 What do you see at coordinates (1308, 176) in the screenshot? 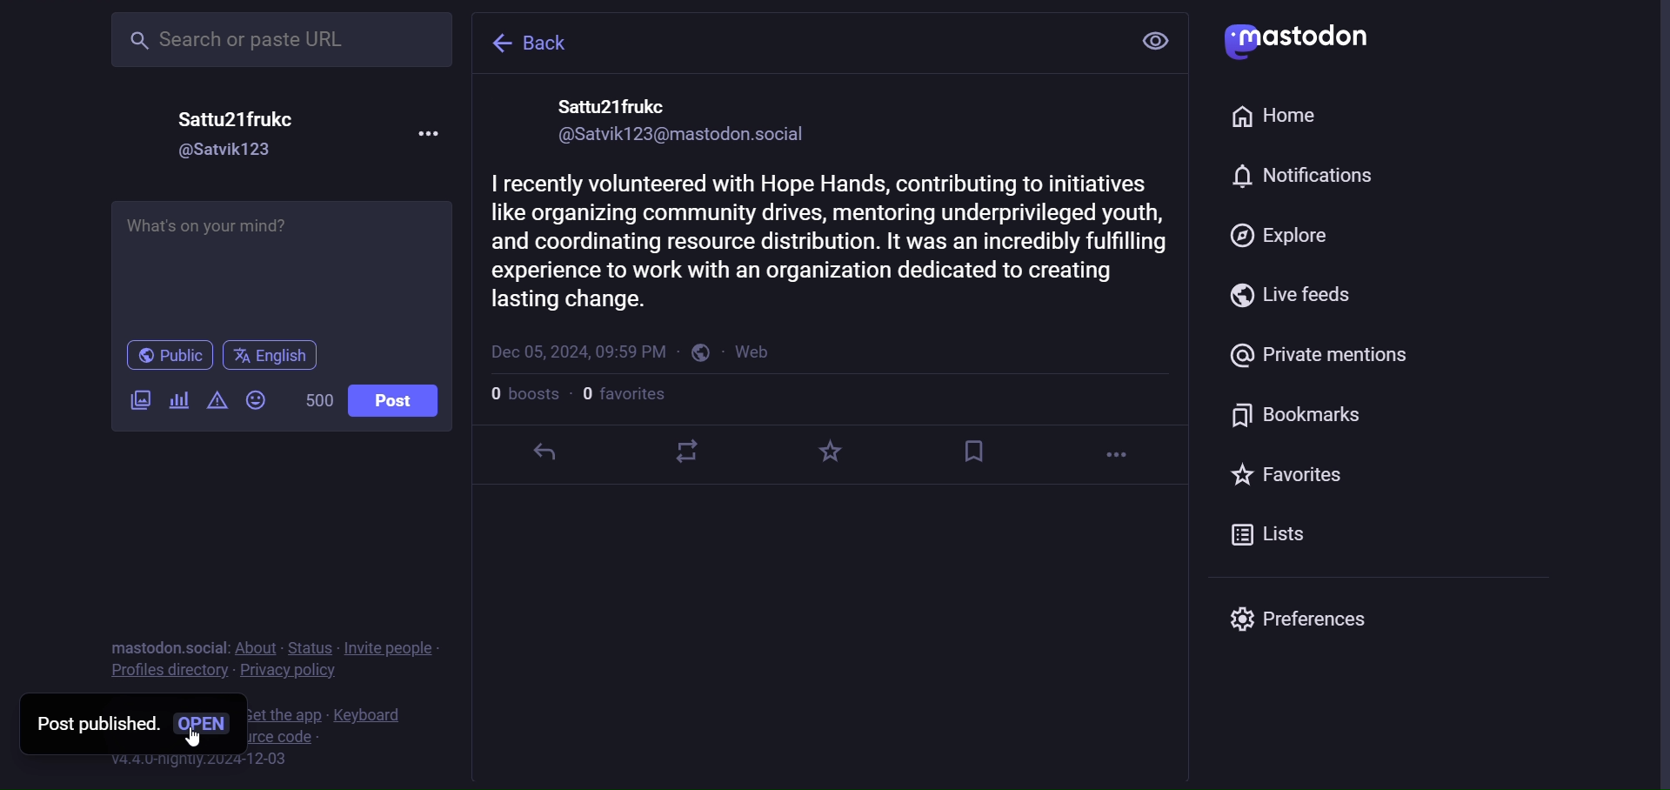
I see `notification` at bounding box center [1308, 176].